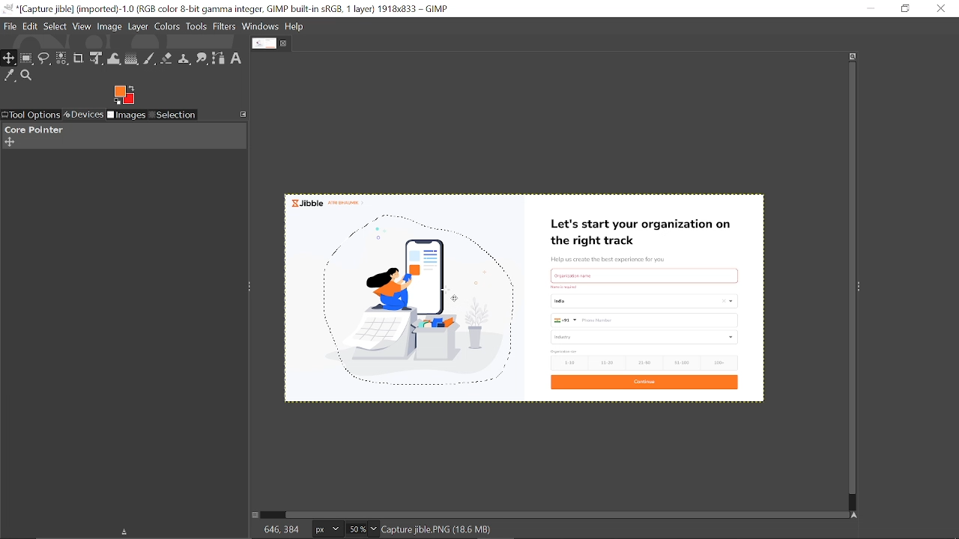 This screenshot has height=539, width=959. What do you see at coordinates (150, 60) in the screenshot?
I see `Paintbrush tool` at bounding box center [150, 60].